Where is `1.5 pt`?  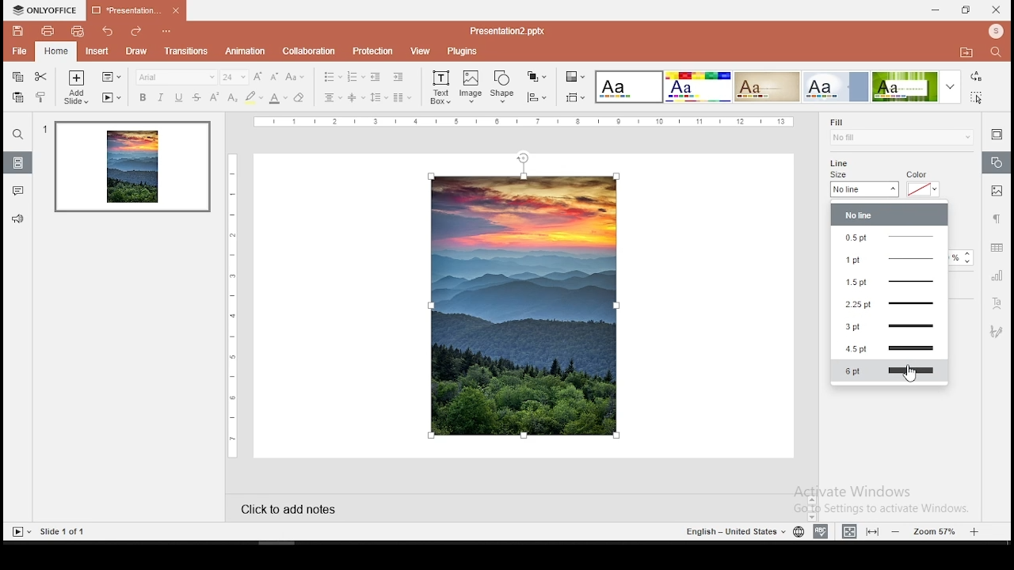
1.5 pt is located at coordinates (890, 280).